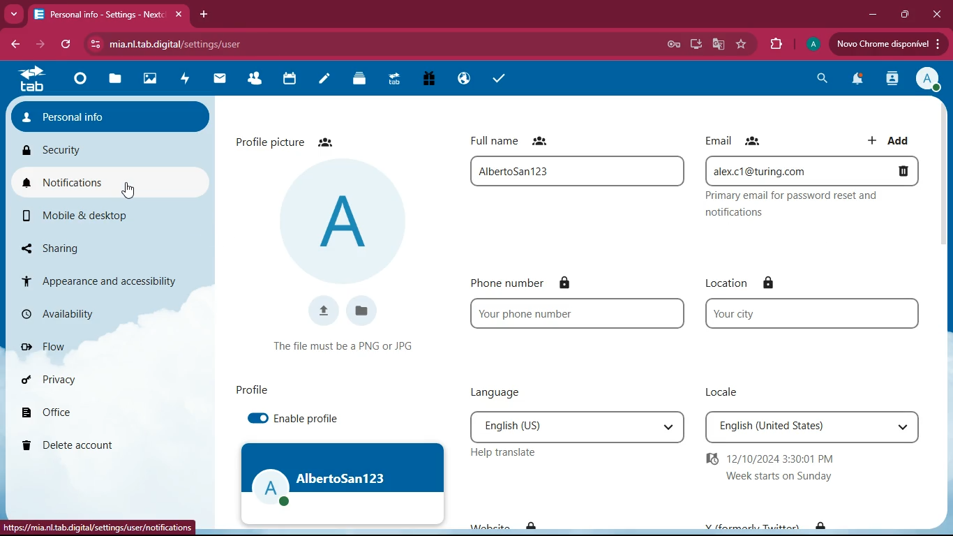  I want to click on gift , so click(434, 80).